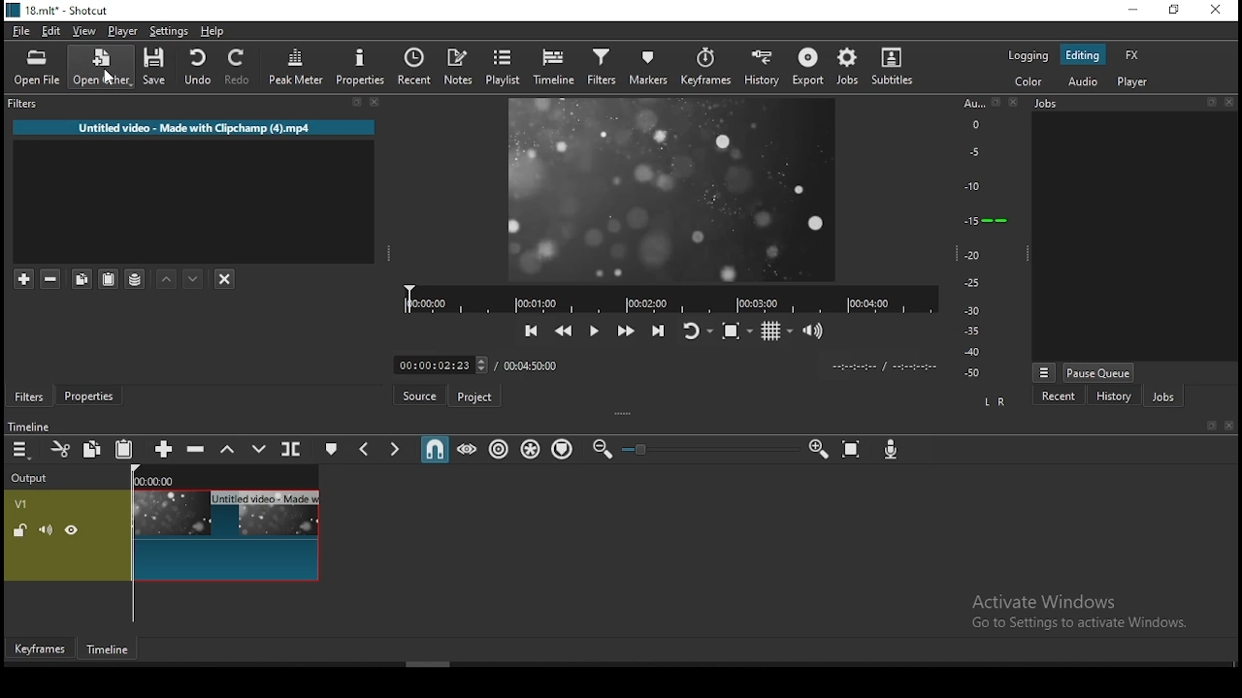 The height and width of the screenshot is (698, 1242). Describe the element at coordinates (1113, 397) in the screenshot. I see `history` at that location.